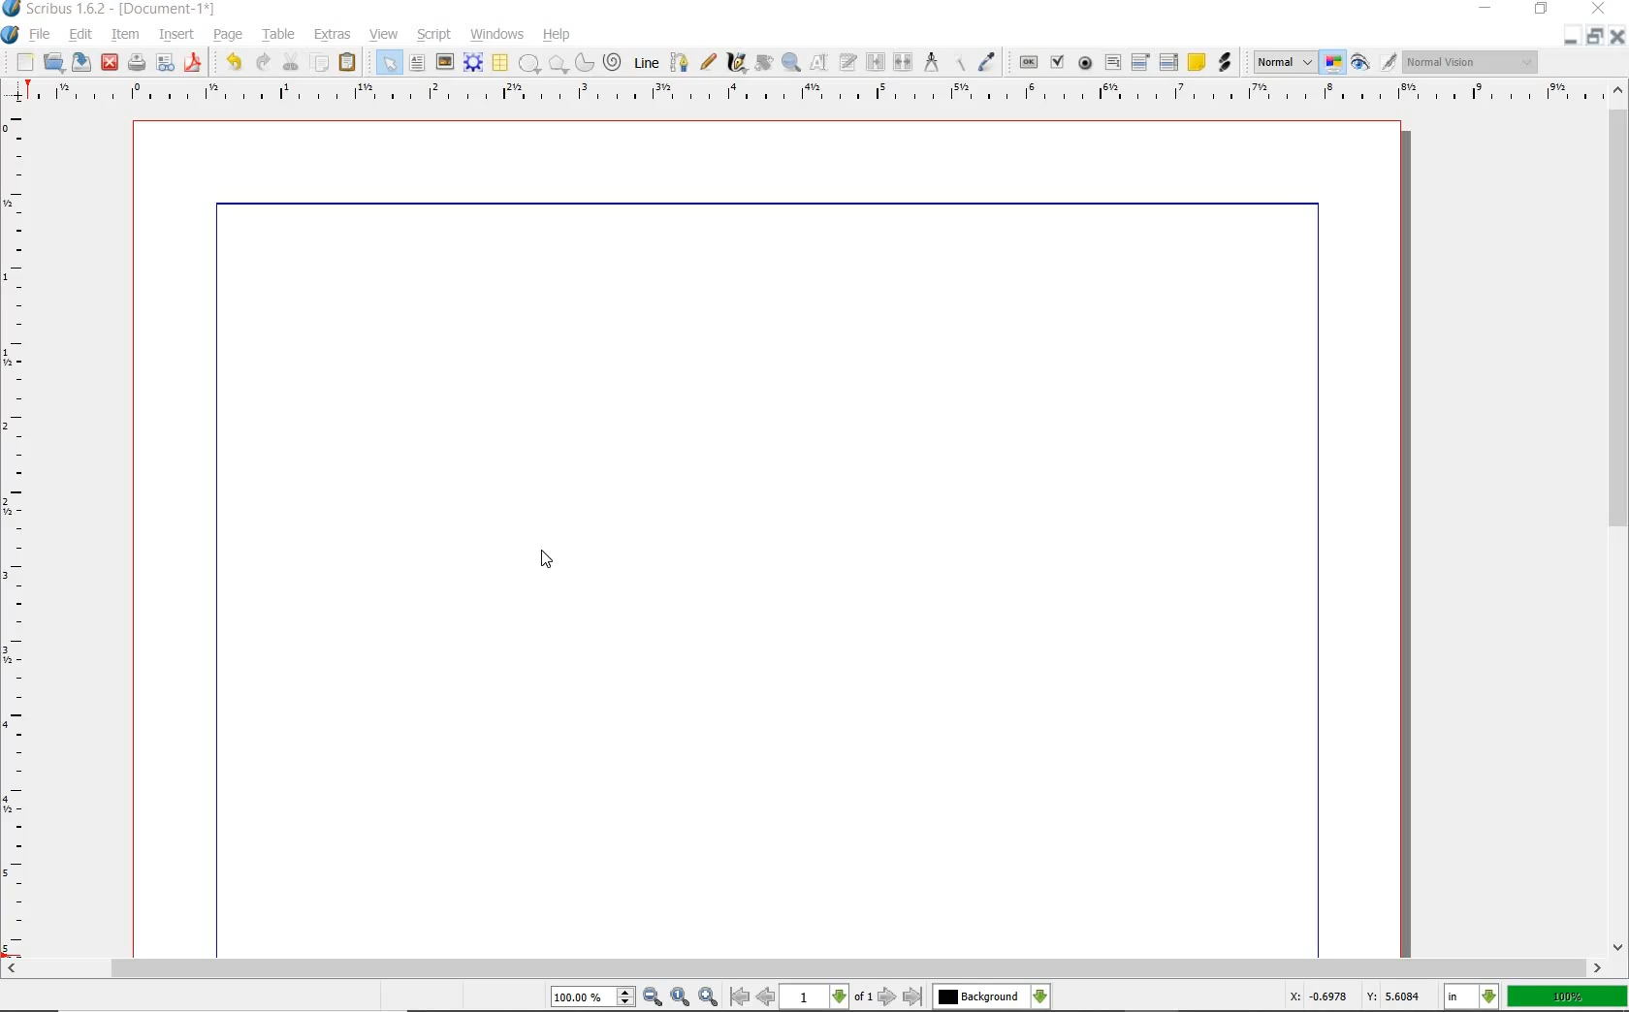 The width and height of the screenshot is (1629, 1012). What do you see at coordinates (1619, 516) in the screenshot?
I see `SCROLLBAR` at bounding box center [1619, 516].